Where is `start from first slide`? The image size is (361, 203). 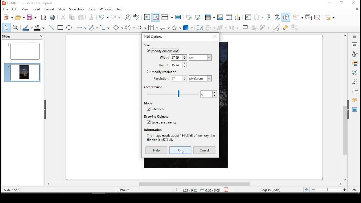 start from first slide is located at coordinates (189, 17).